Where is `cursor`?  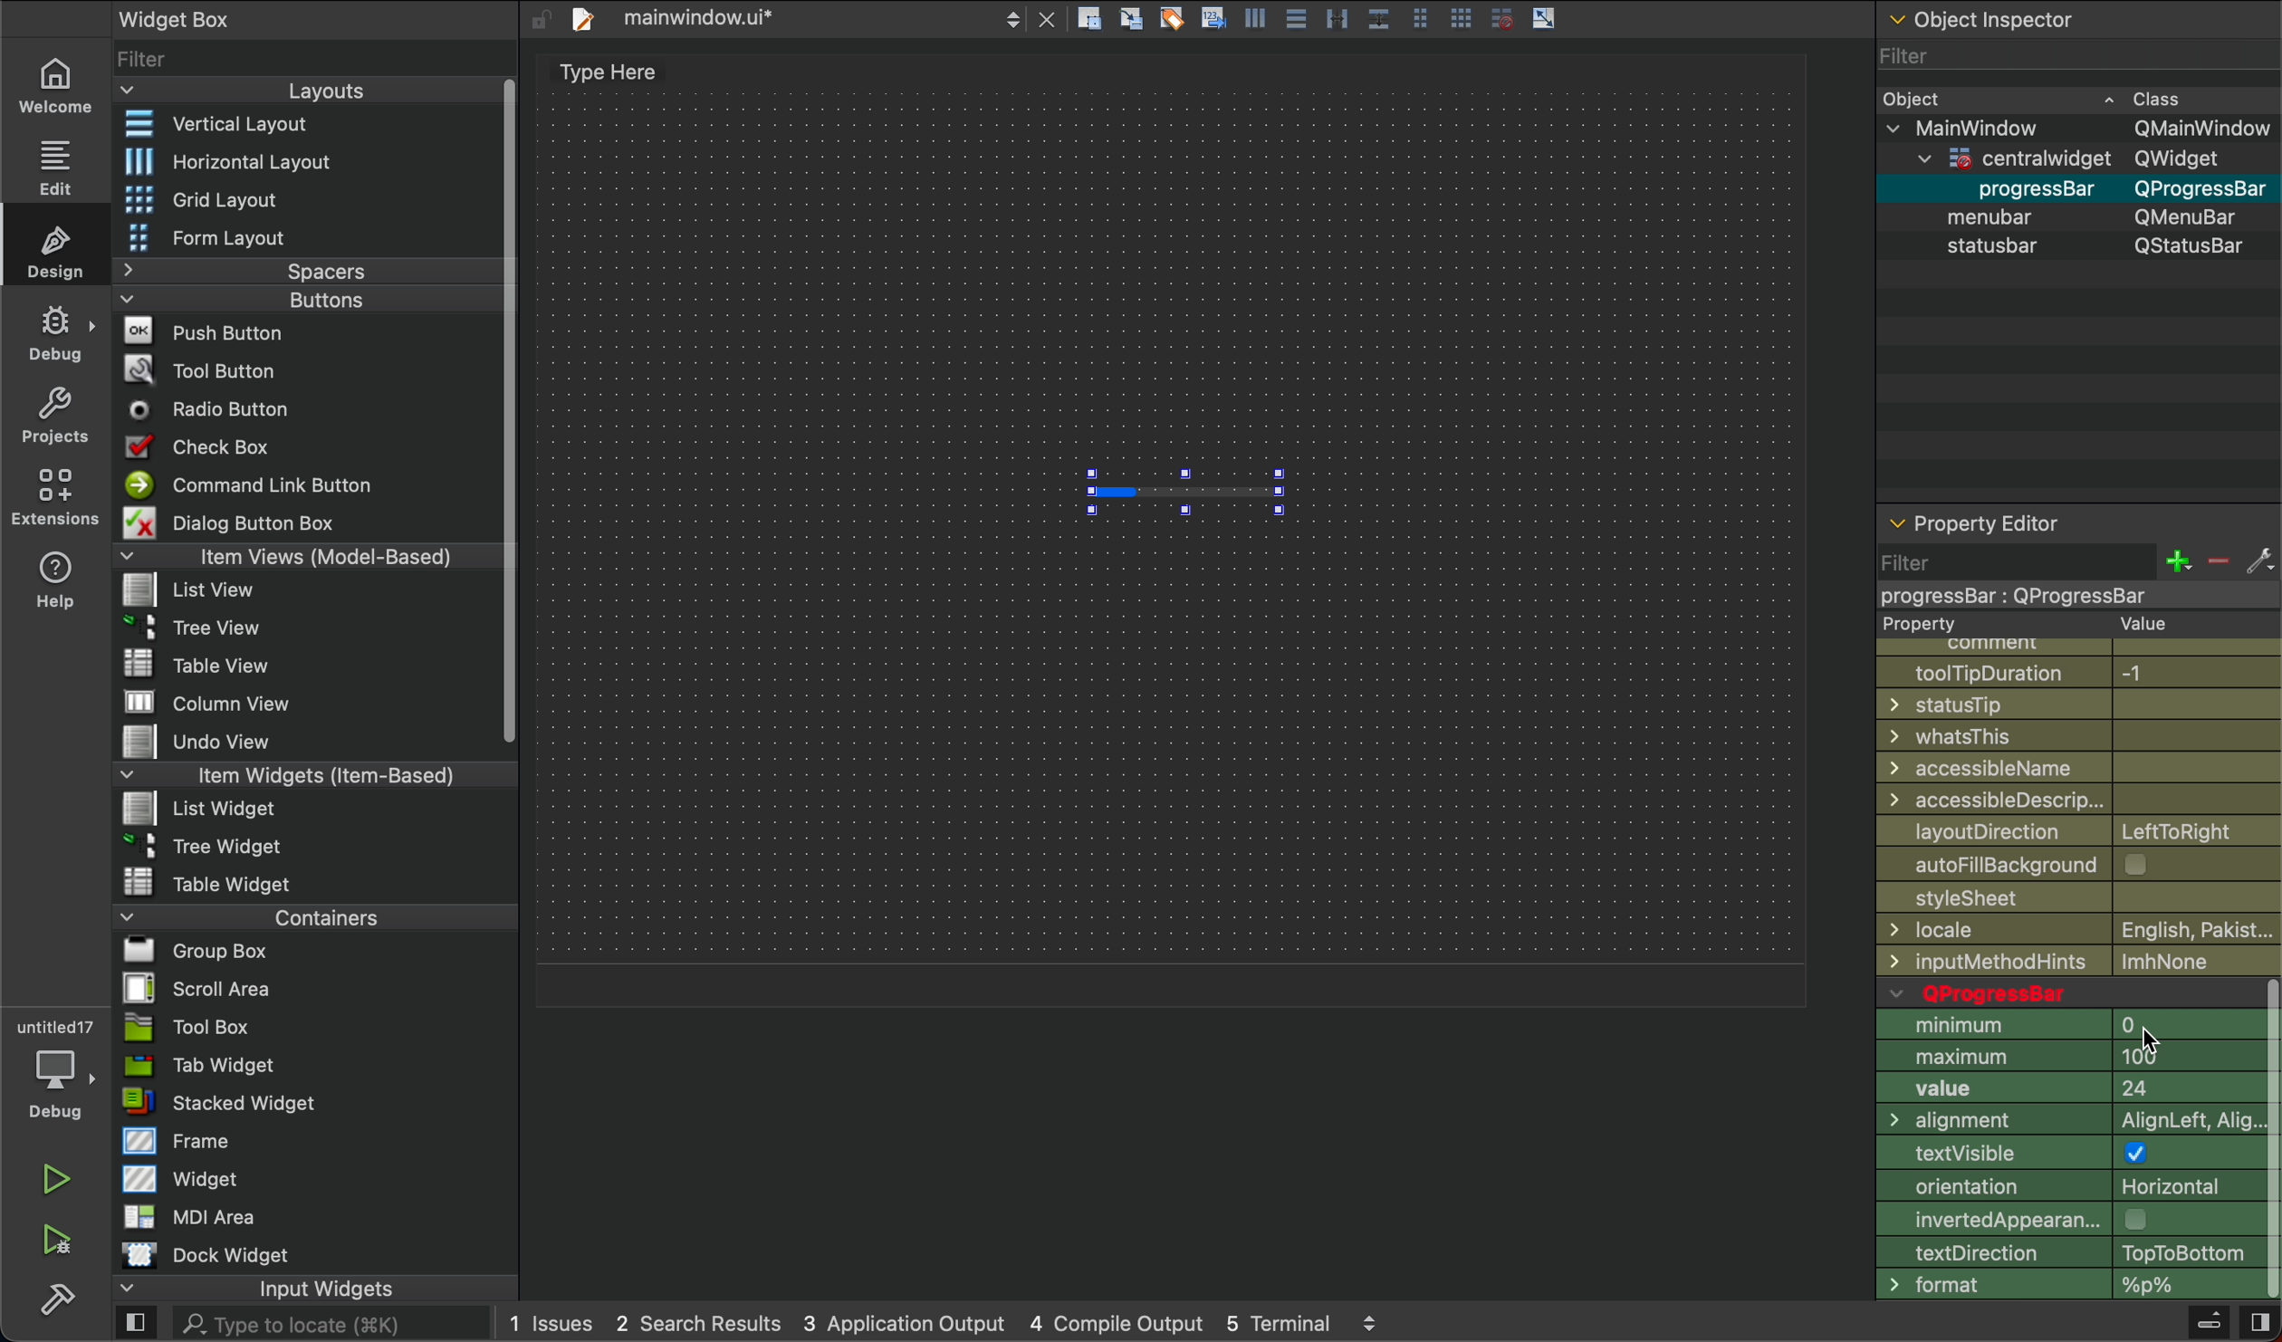
cursor is located at coordinates (2153, 1040).